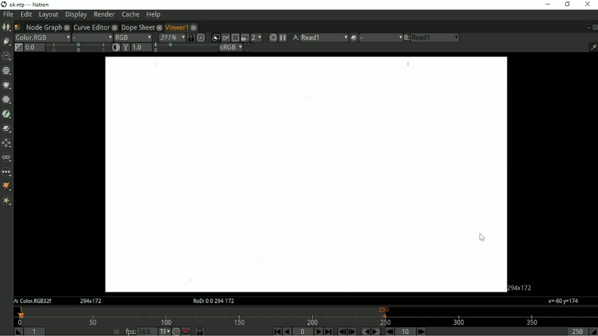 Image resolution: width=598 pixels, height=336 pixels. Describe the element at coordinates (304, 175) in the screenshot. I see `Project` at that location.